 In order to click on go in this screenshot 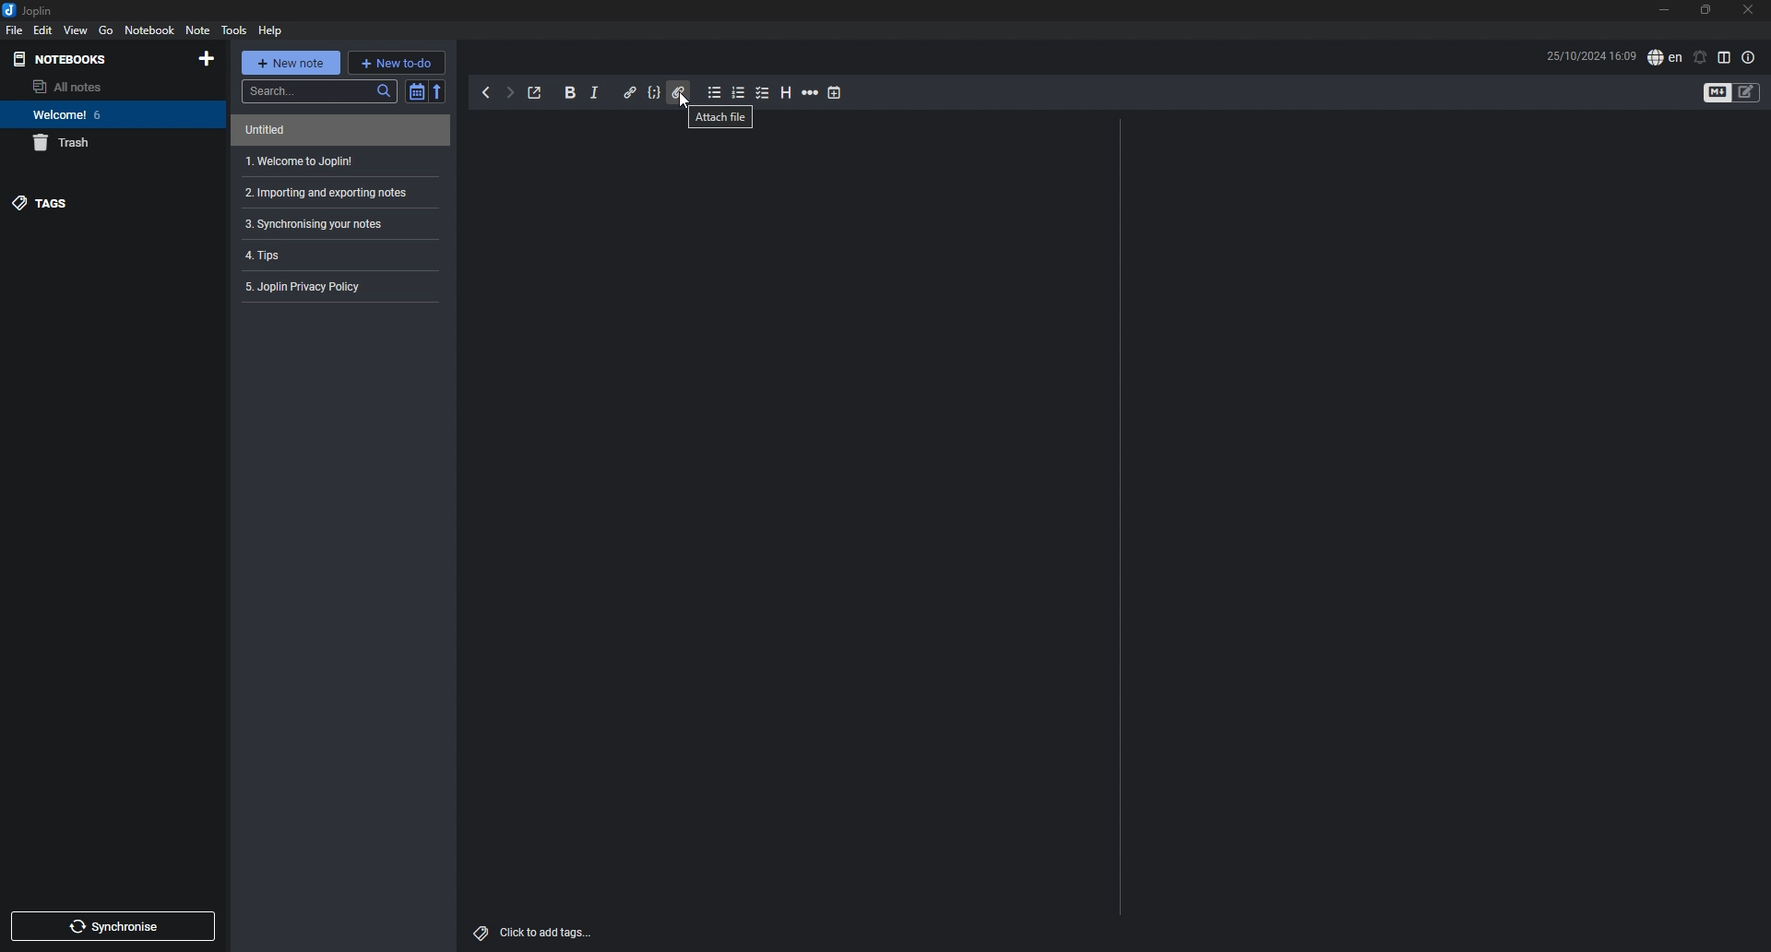, I will do `click(106, 30)`.